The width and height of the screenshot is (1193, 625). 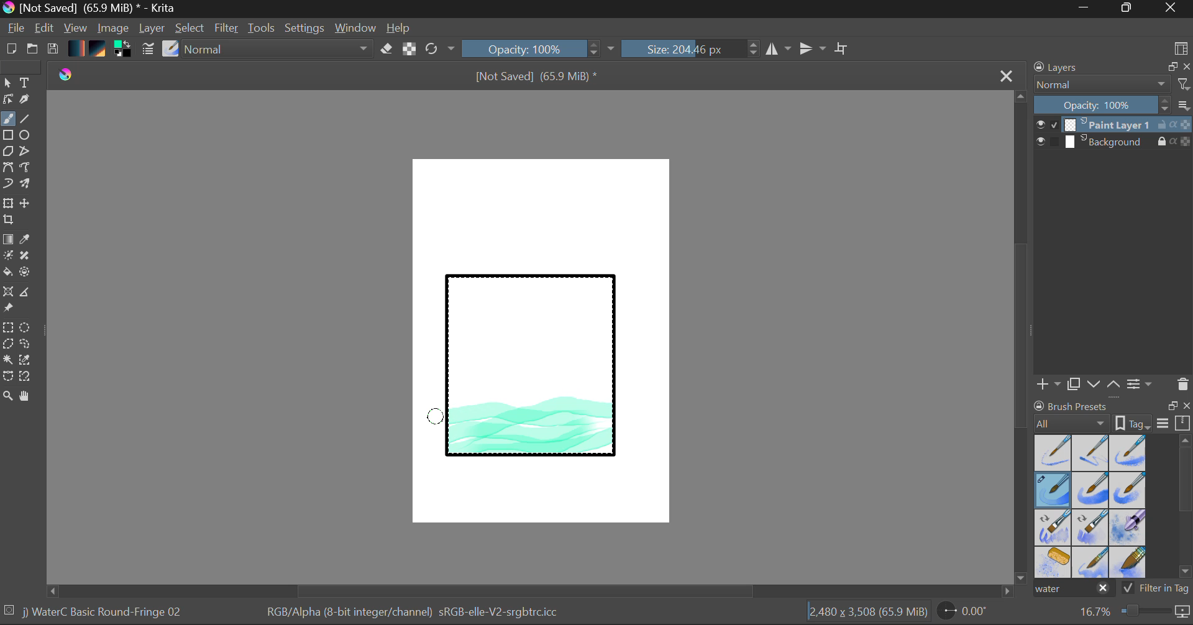 What do you see at coordinates (1088, 9) in the screenshot?
I see `Restore Down` at bounding box center [1088, 9].